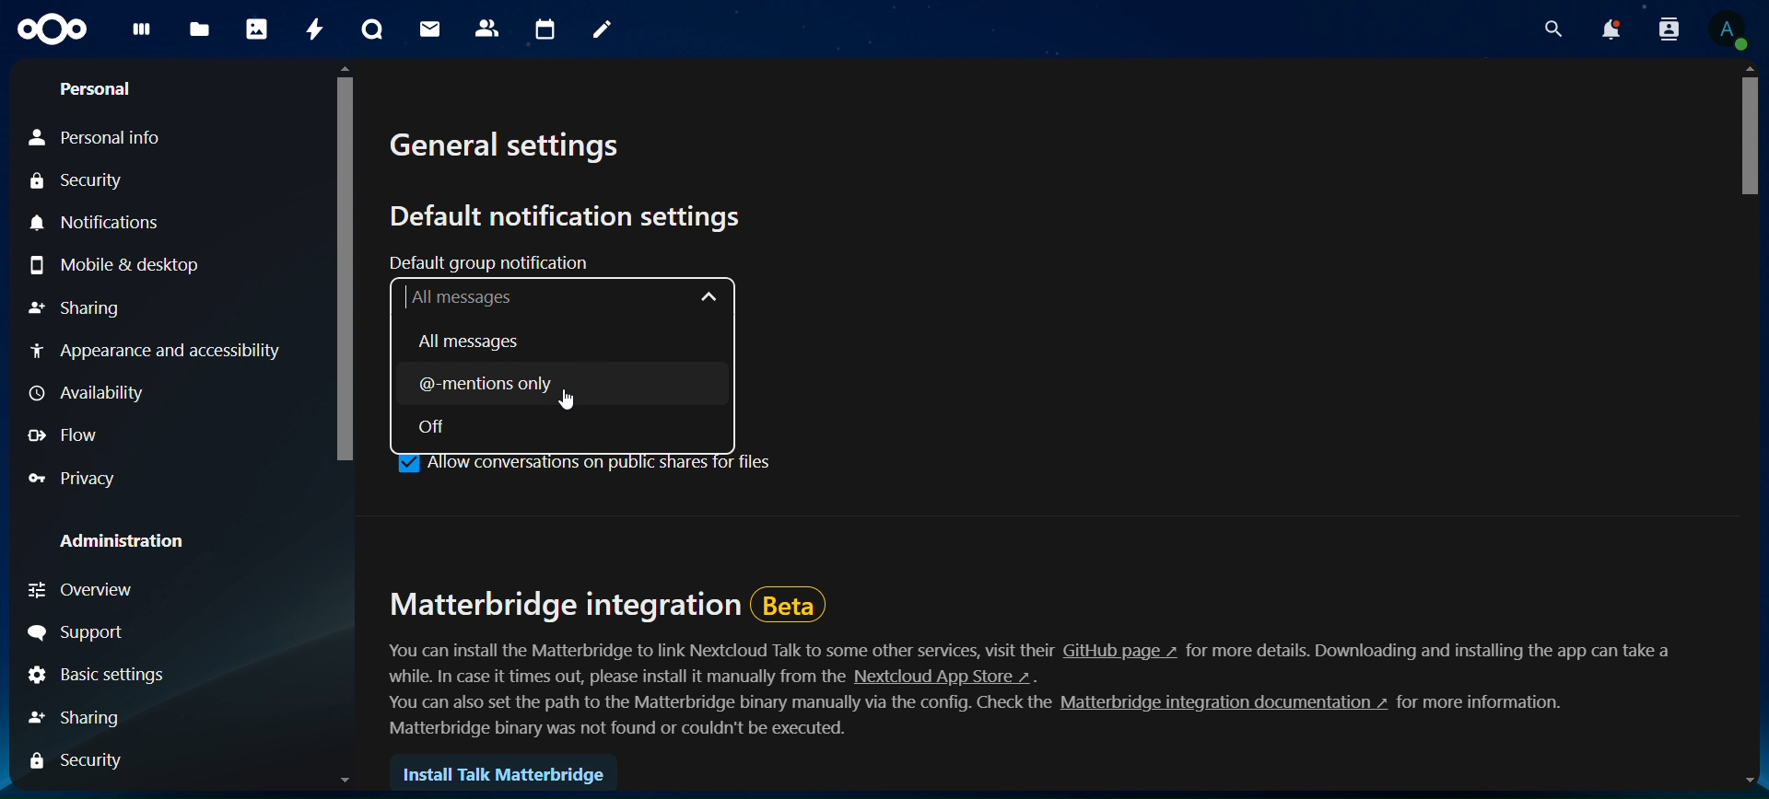  I want to click on search contacts, so click(1660, 29).